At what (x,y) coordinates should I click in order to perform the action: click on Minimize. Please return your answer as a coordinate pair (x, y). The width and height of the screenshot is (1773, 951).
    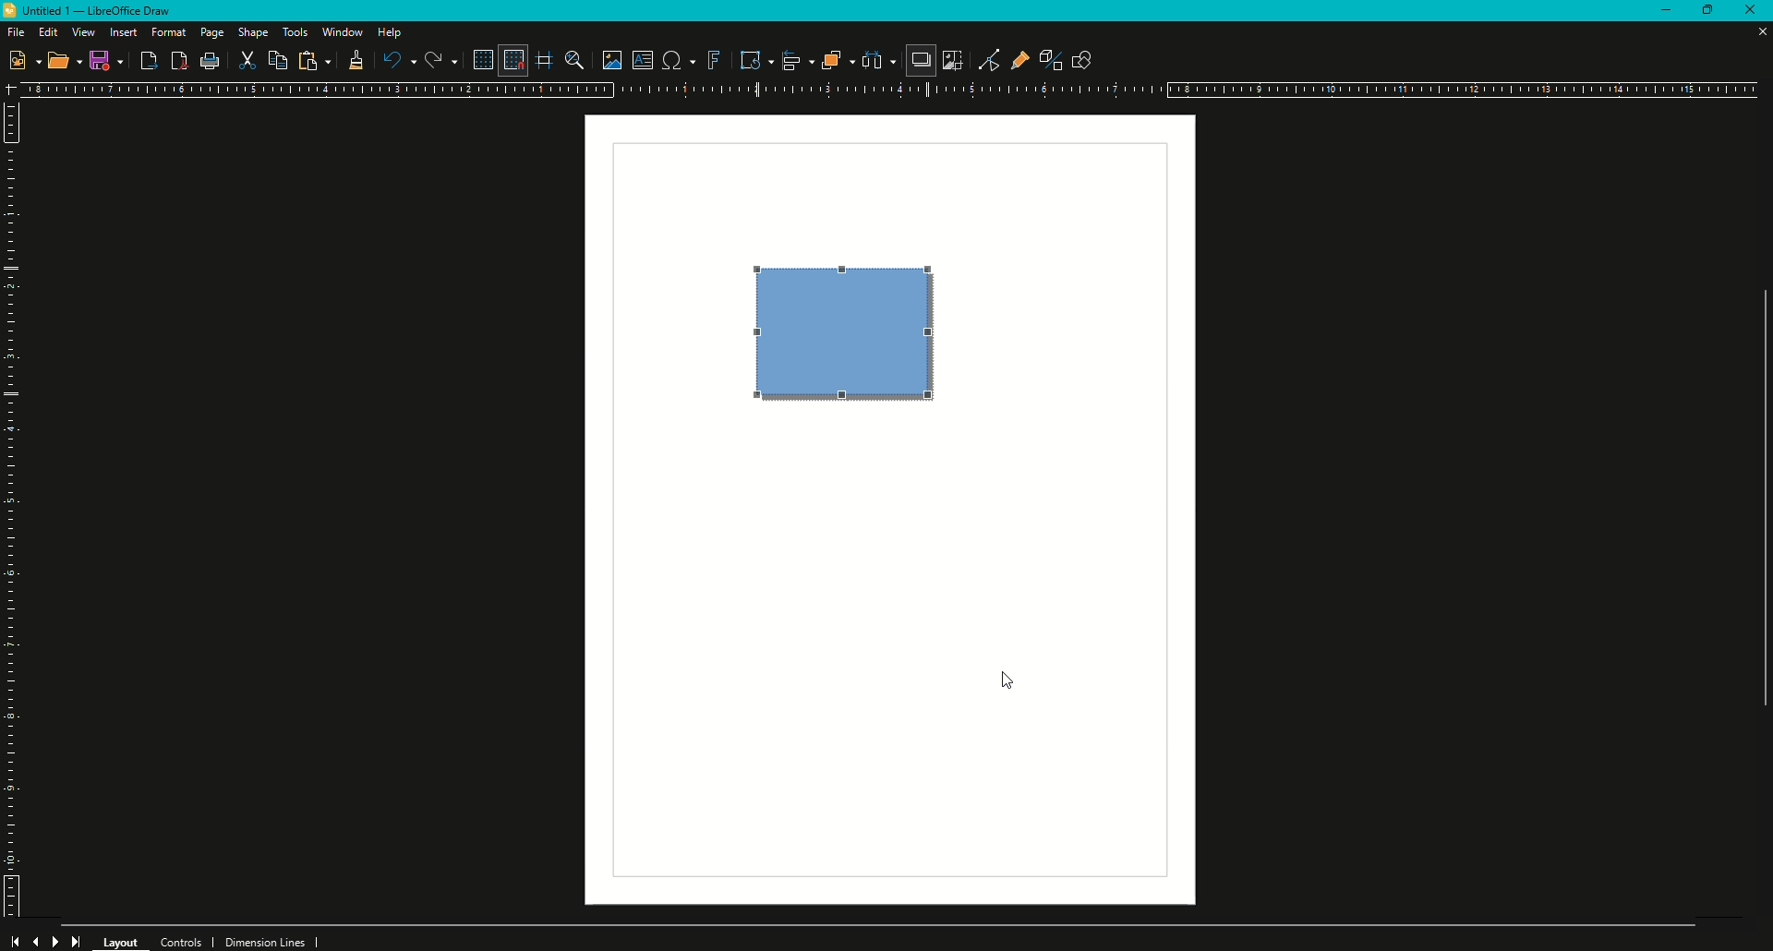
    Looking at the image, I should click on (1657, 13).